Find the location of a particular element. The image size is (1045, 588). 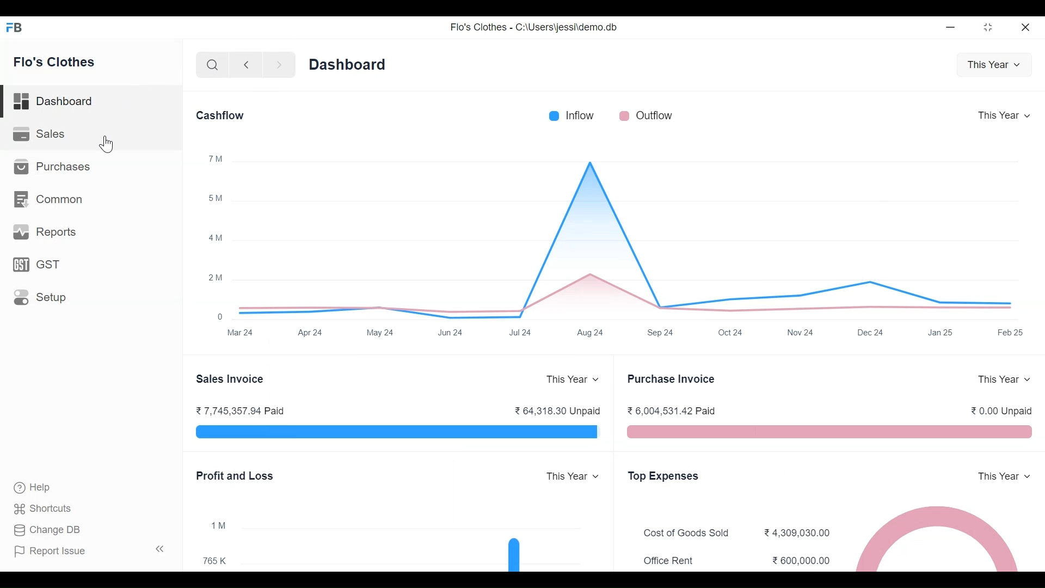

Mar 24 is located at coordinates (240, 333).